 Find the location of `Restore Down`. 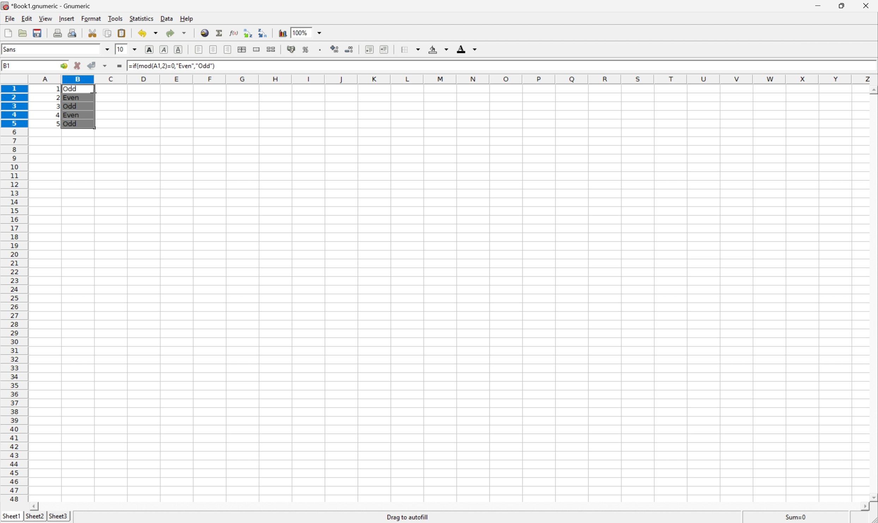

Restore Down is located at coordinates (843, 5).